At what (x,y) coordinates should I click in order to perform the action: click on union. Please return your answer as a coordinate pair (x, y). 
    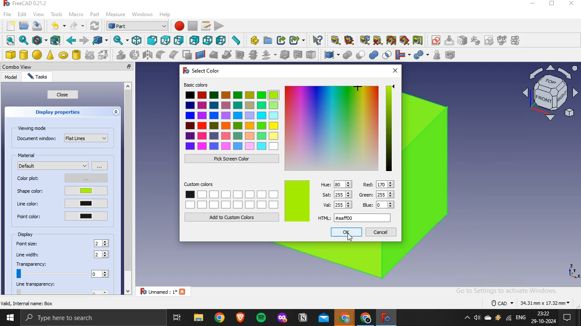
    Looking at the image, I should click on (374, 55).